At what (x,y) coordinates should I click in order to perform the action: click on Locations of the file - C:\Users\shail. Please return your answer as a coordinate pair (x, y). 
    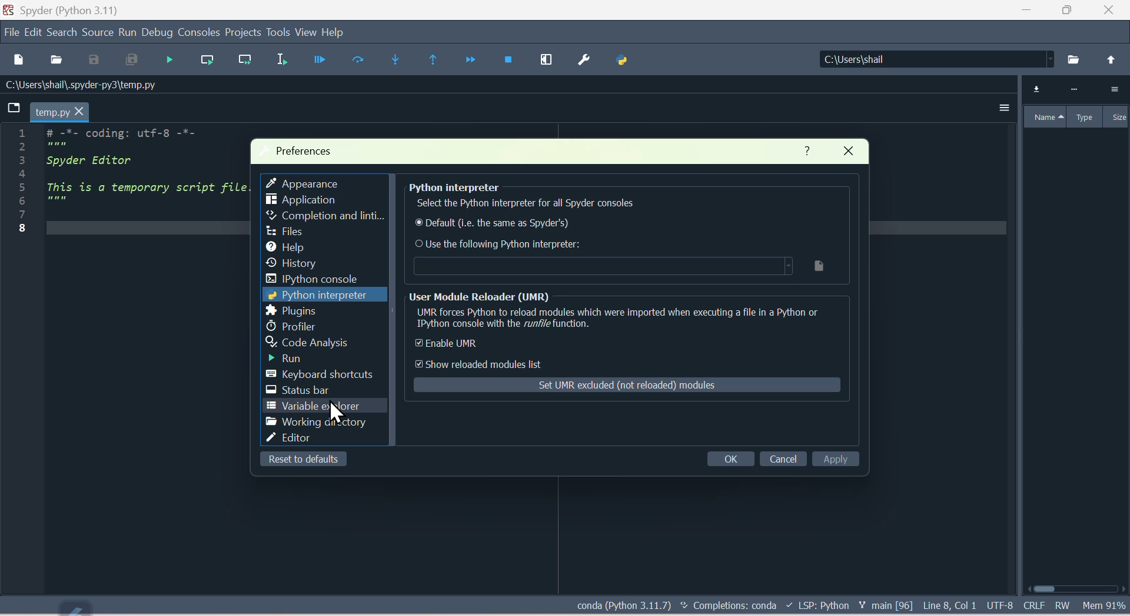
    Looking at the image, I should click on (932, 60).